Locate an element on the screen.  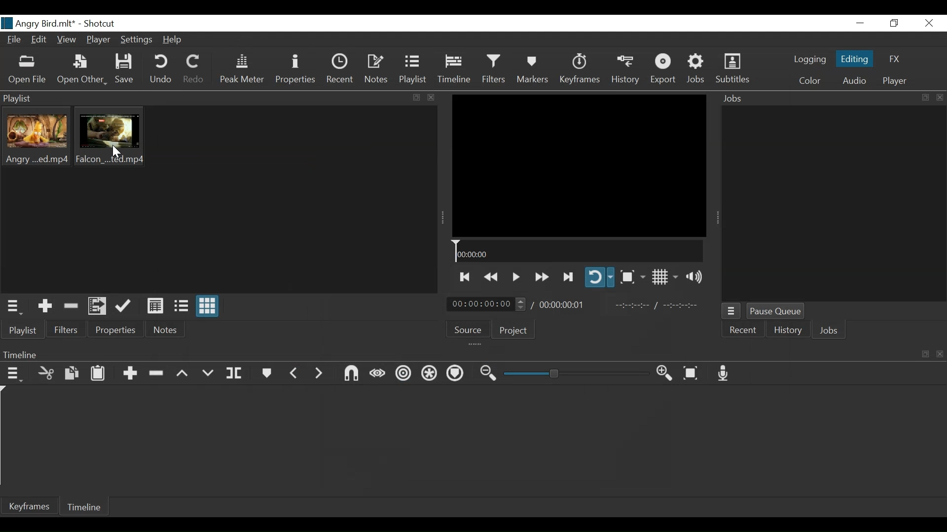
Timeline is located at coordinates (80, 508).